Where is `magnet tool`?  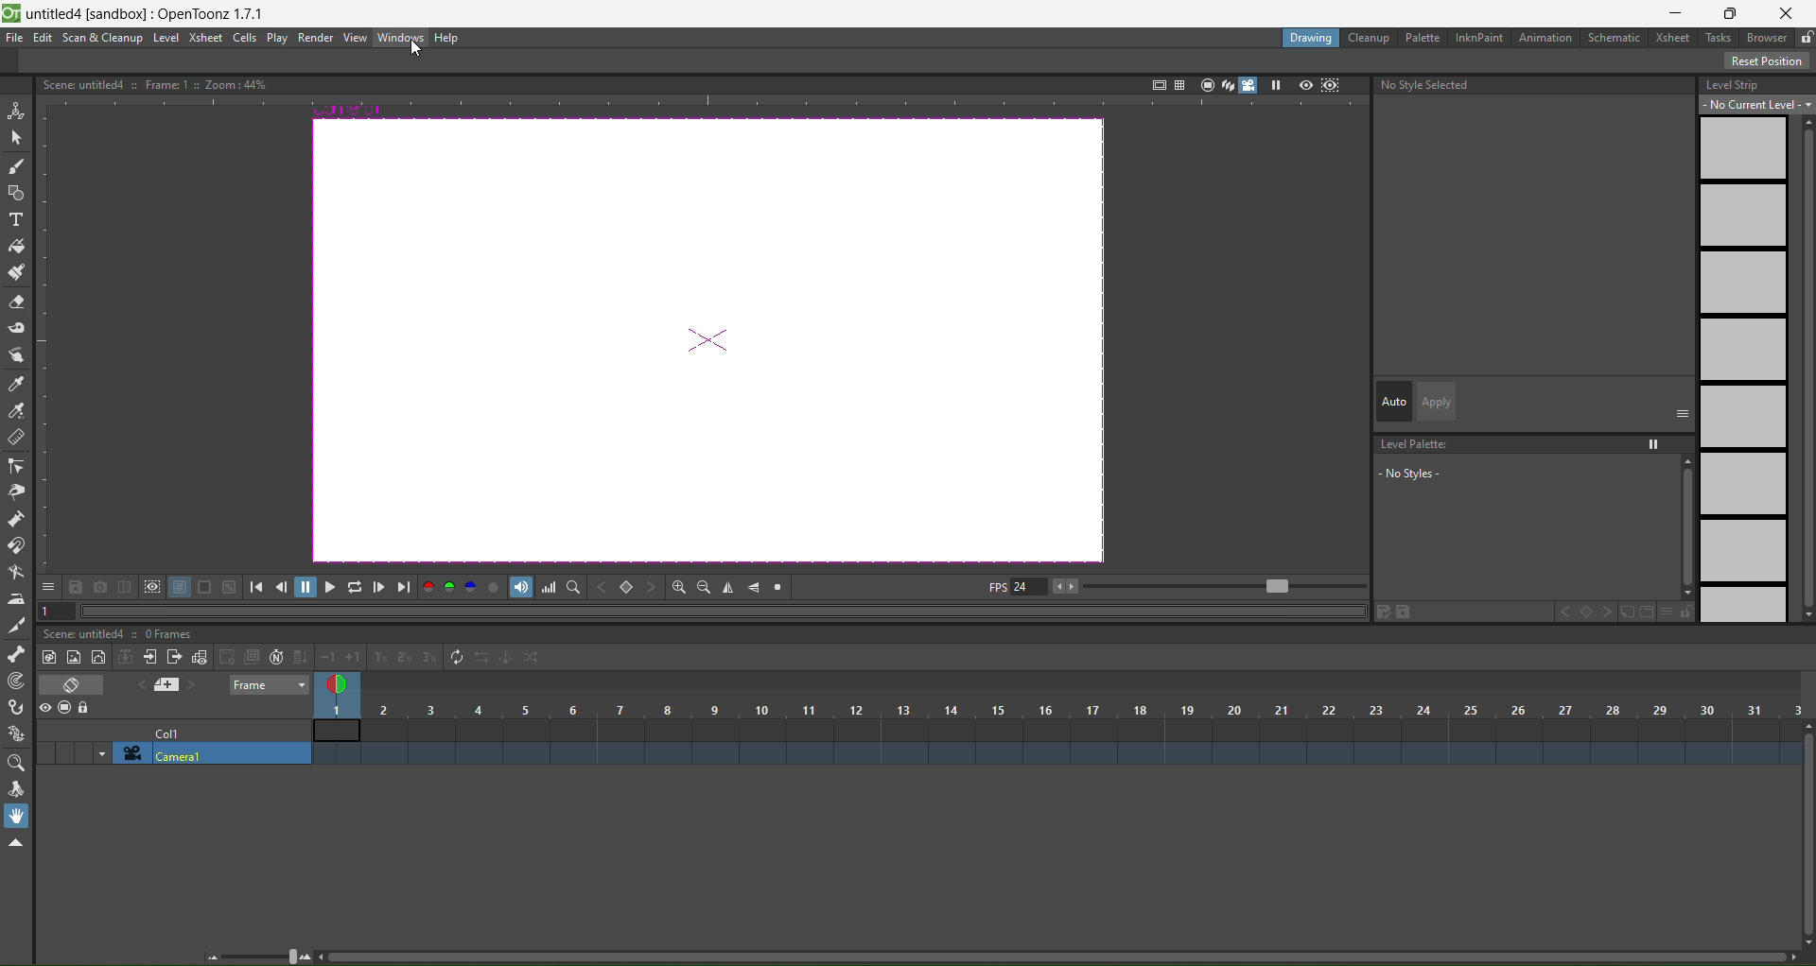 magnet tool is located at coordinates (16, 544).